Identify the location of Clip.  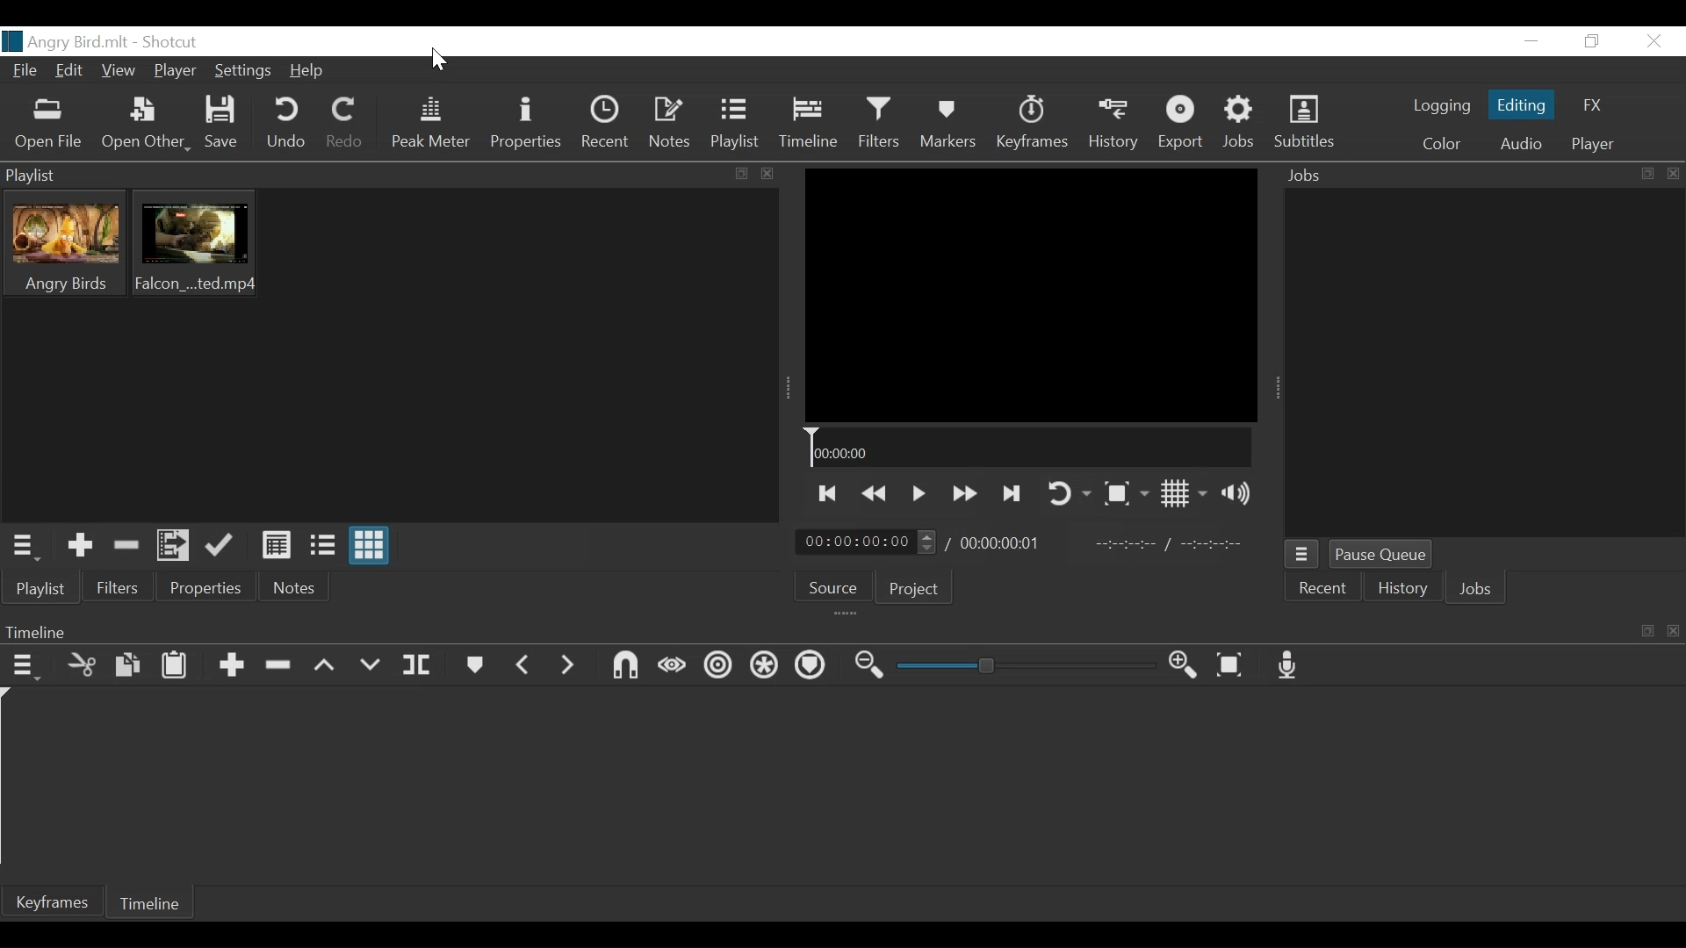
(60, 242).